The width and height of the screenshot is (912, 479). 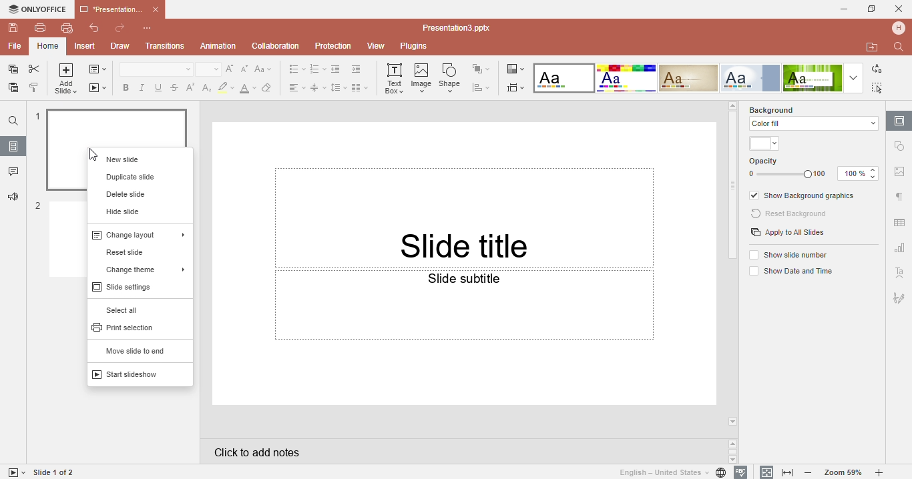 I want to click on Bold, so click(x=124, y=86).